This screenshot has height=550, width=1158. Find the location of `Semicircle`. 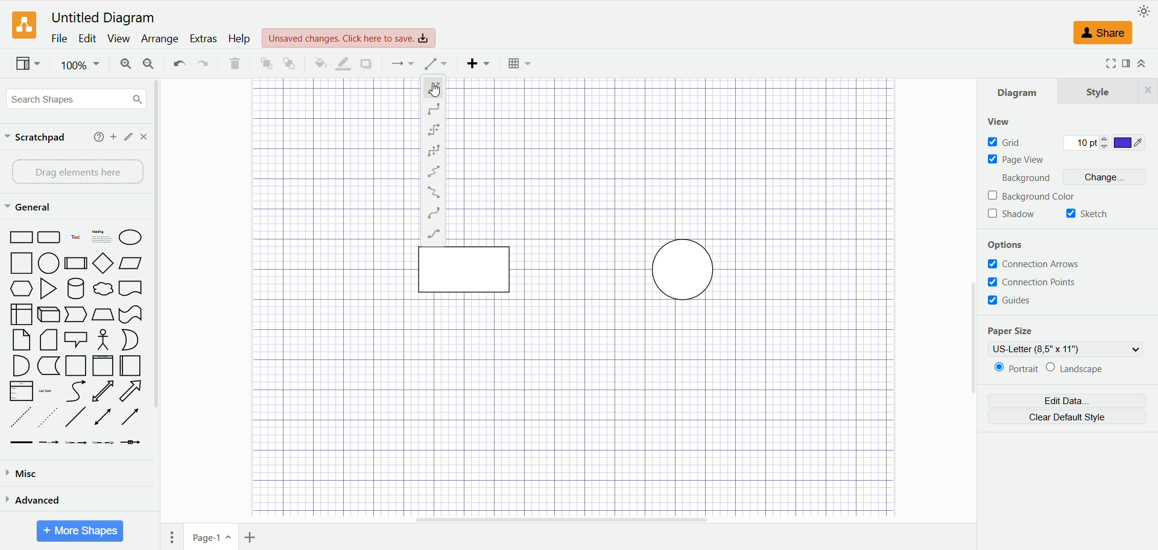

Semicircle is located at coordinates (21, 365).